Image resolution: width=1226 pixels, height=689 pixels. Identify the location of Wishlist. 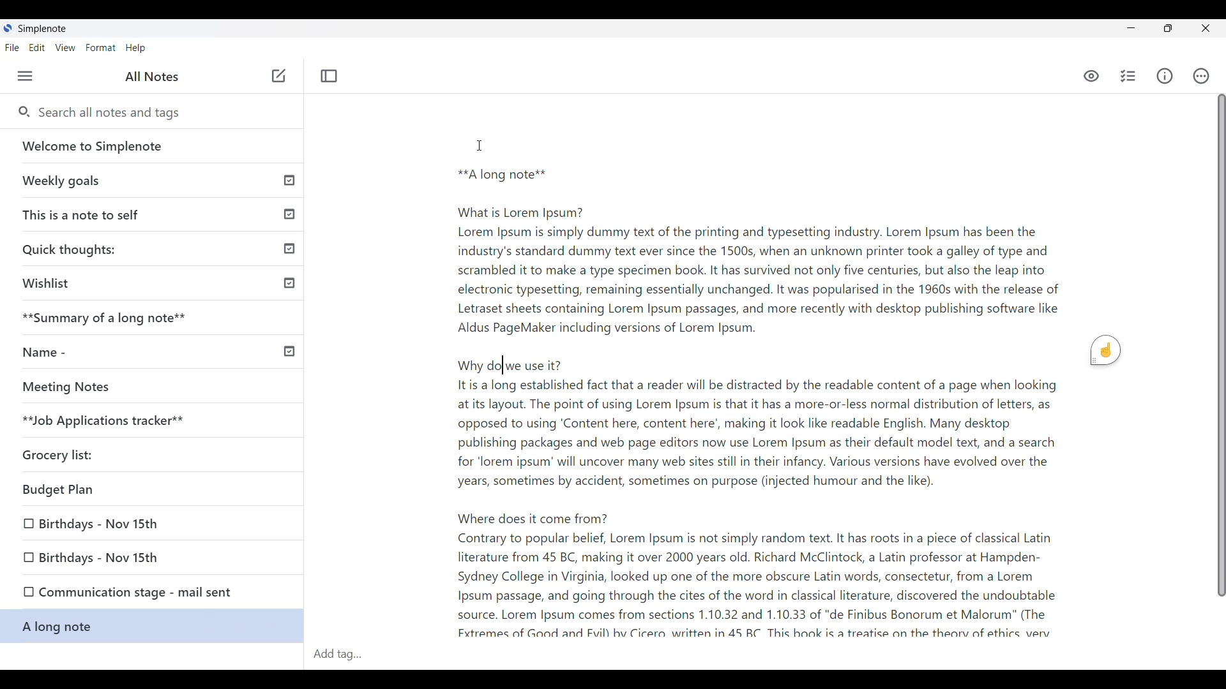
(155, 282).